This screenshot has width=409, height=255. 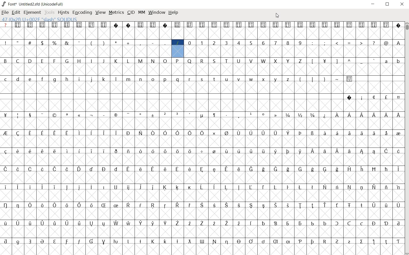 What do you see at coordinates (313, 61) in the screenshot?
I see `glyph` at bounding box center [313, 61].